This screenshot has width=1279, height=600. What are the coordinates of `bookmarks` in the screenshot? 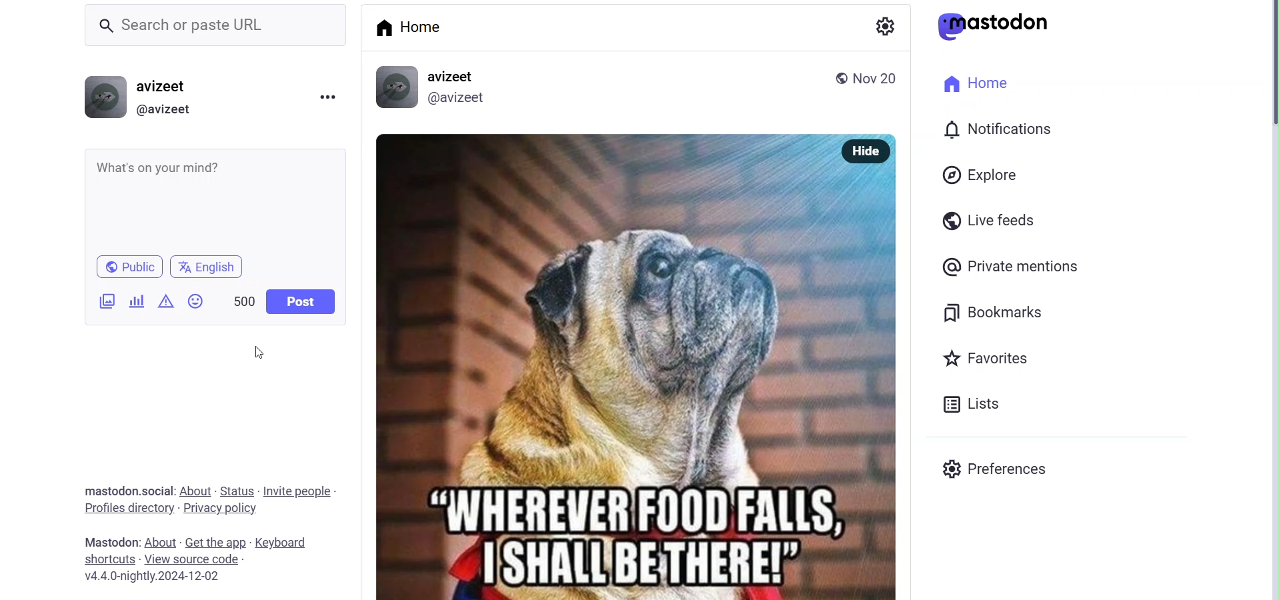 It's located at (996, 313).